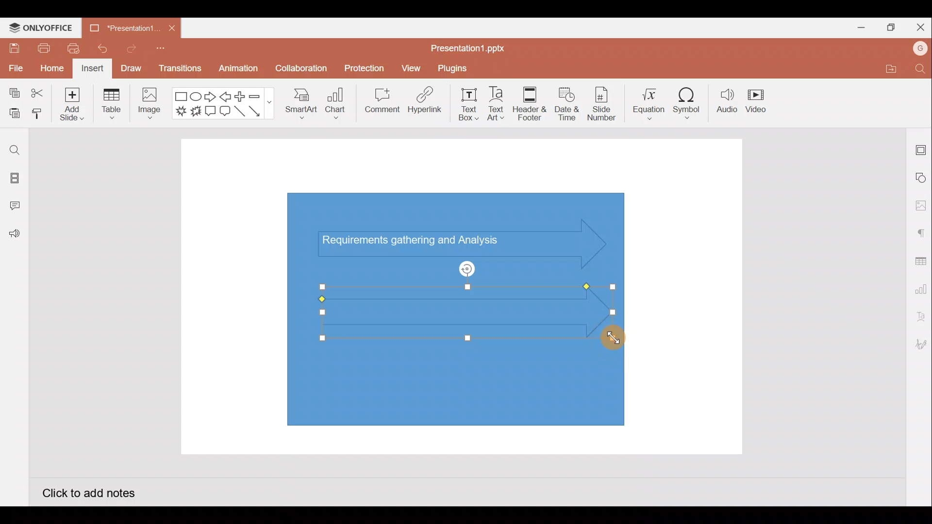  Describe the element at coordinates (920, 49) in the screenshot. I see `Account name` at that location.